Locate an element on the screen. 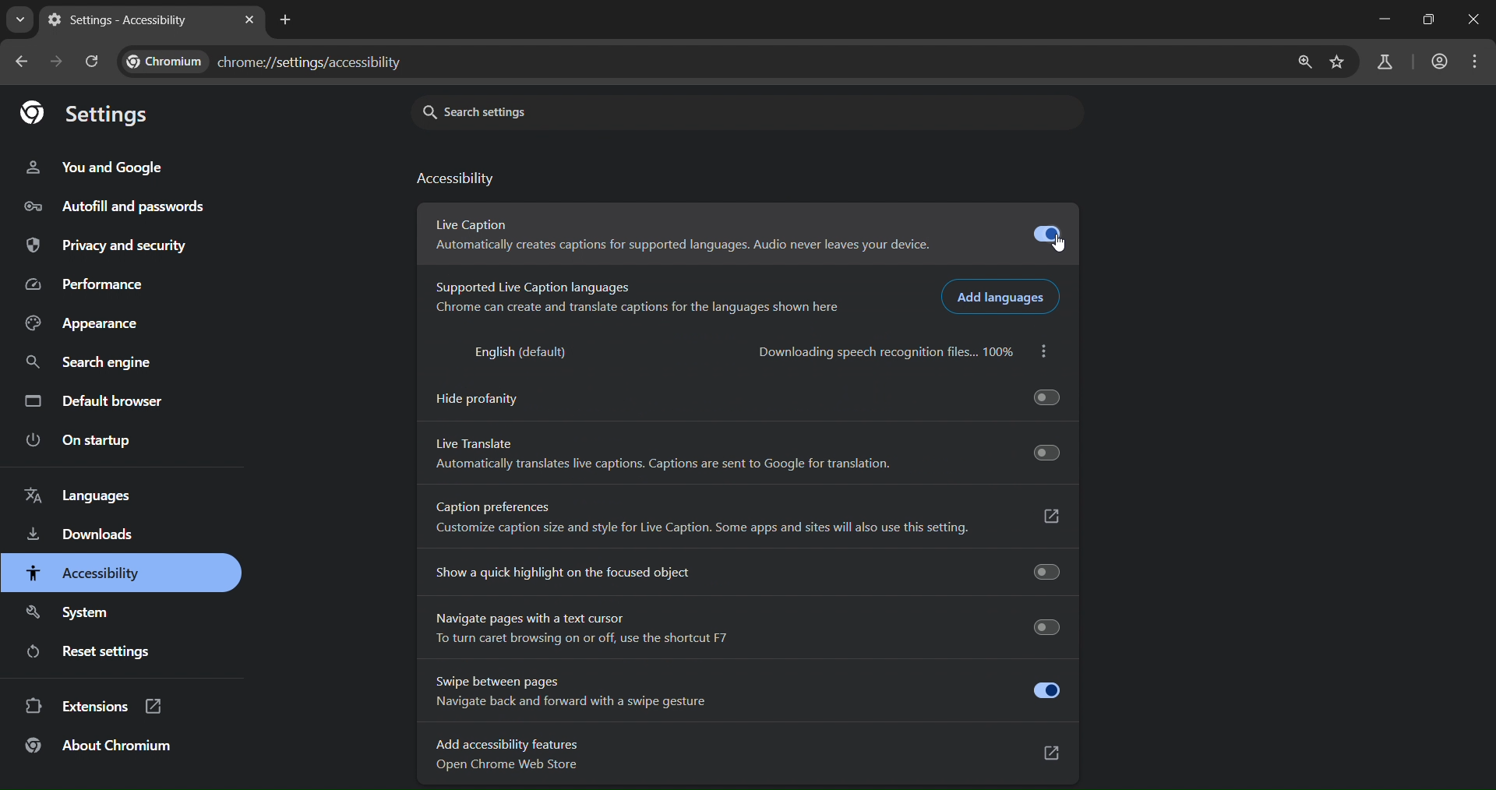  menu is located at coordinates (1474, 62).